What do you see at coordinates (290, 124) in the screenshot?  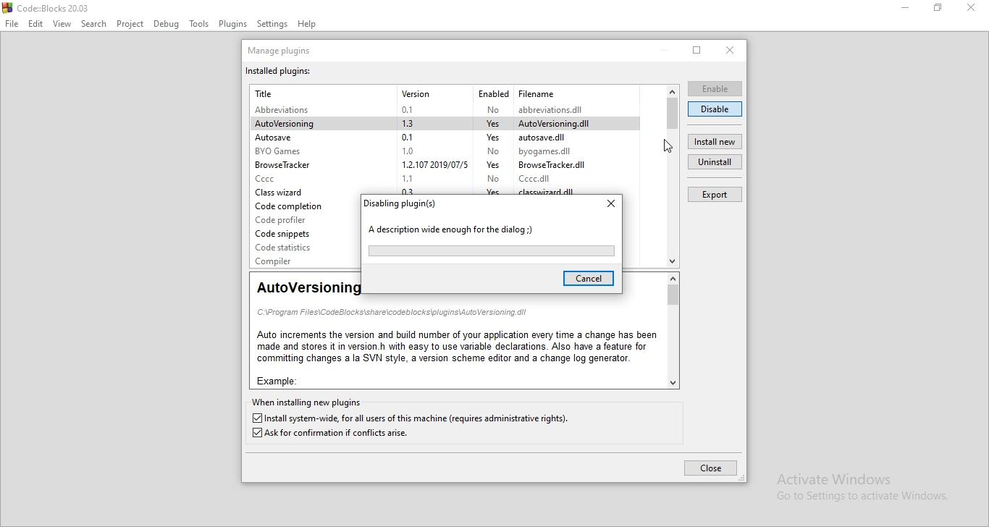 I see `AutoVersioning` at bounding box center [290, 124].